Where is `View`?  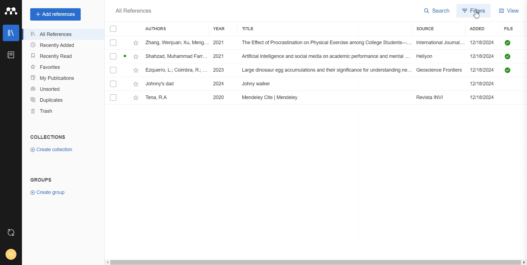 View is located at coordinates (509, 11).